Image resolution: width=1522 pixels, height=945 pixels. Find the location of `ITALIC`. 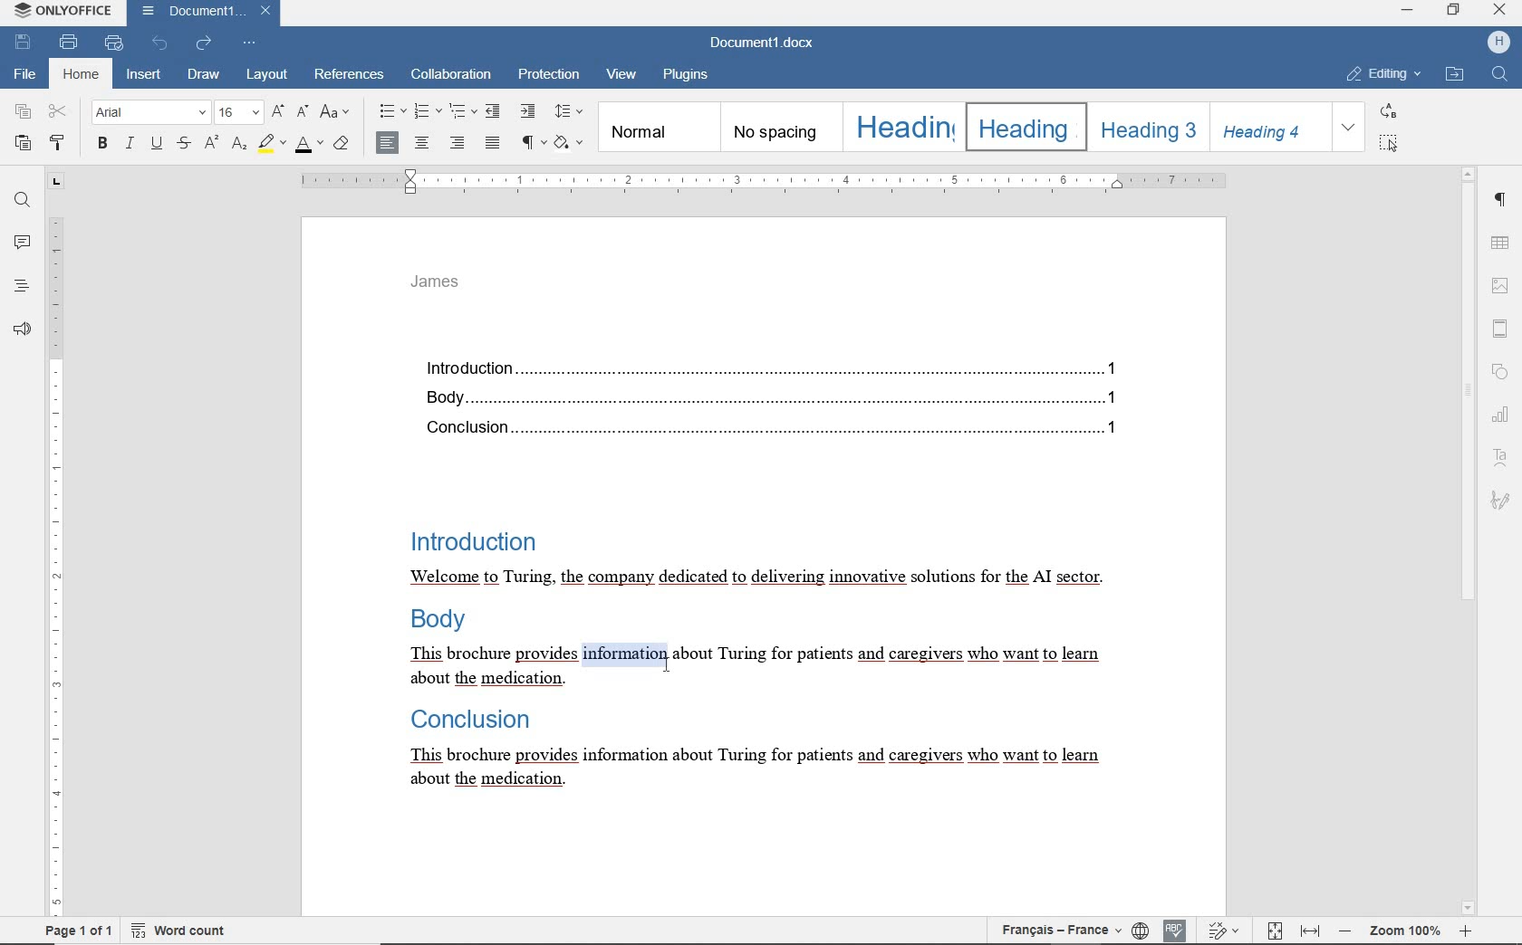

ITALIC is located at coordinates (130, 145).